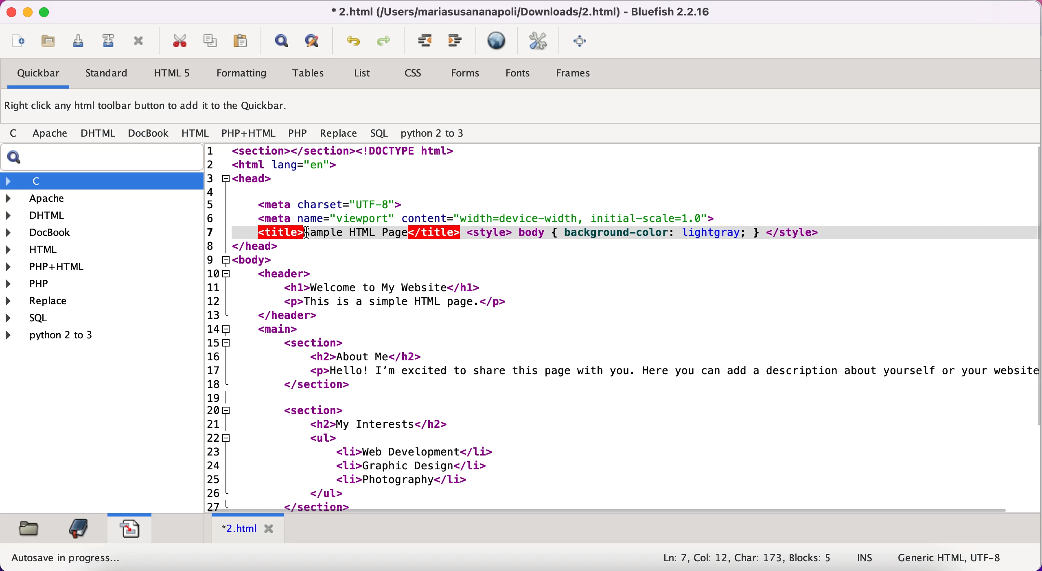 The width and height of the screenshot is (1042, 571). Describe the element at coordinates (100, 157) in the screenshot. I see `search bar` at that location.